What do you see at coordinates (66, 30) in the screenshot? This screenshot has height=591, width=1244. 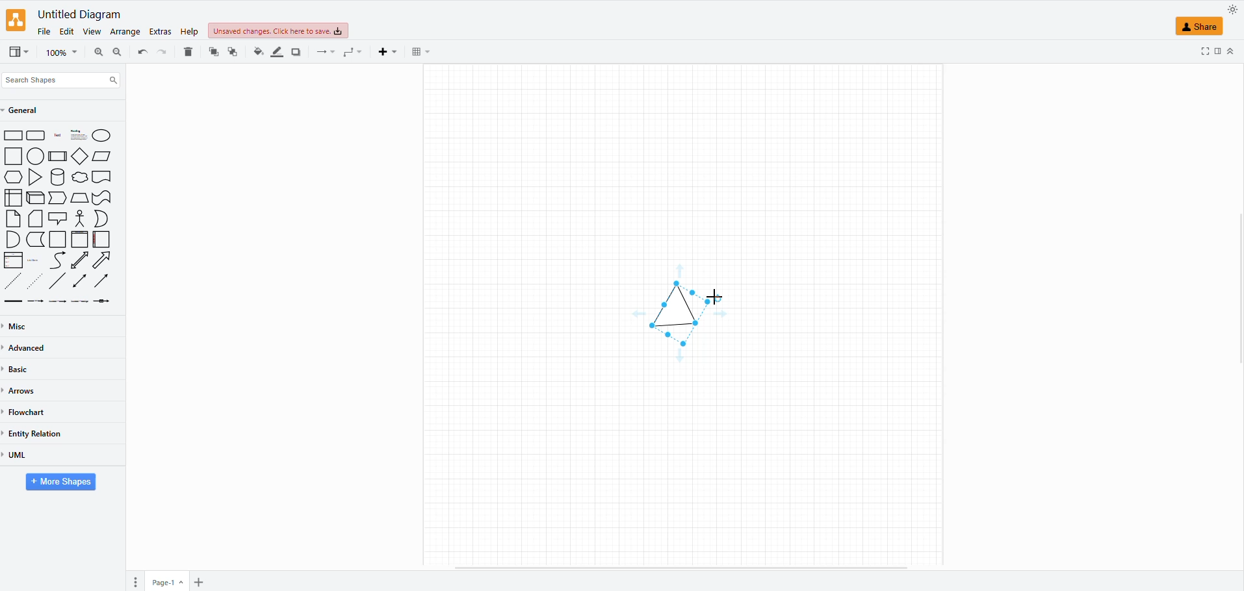 I see `edit` at bounding box center [66, 30].